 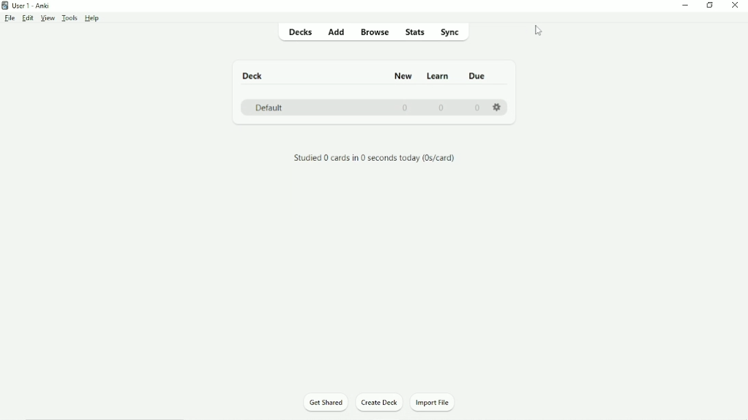 I want to click on Default, so click(x=269, y=107).